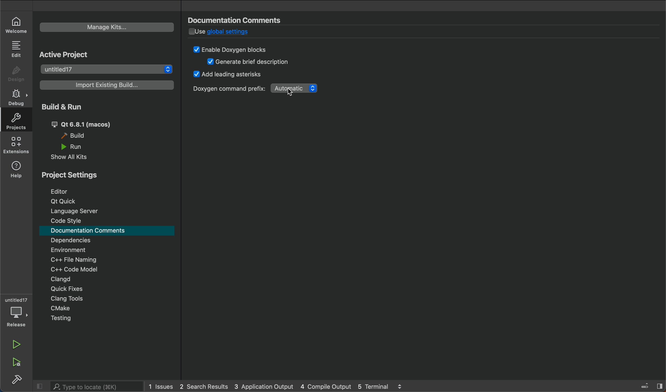 Image resolution: width=666 pixels, height=392 pixels. I want to click on run, so click(81, 146).